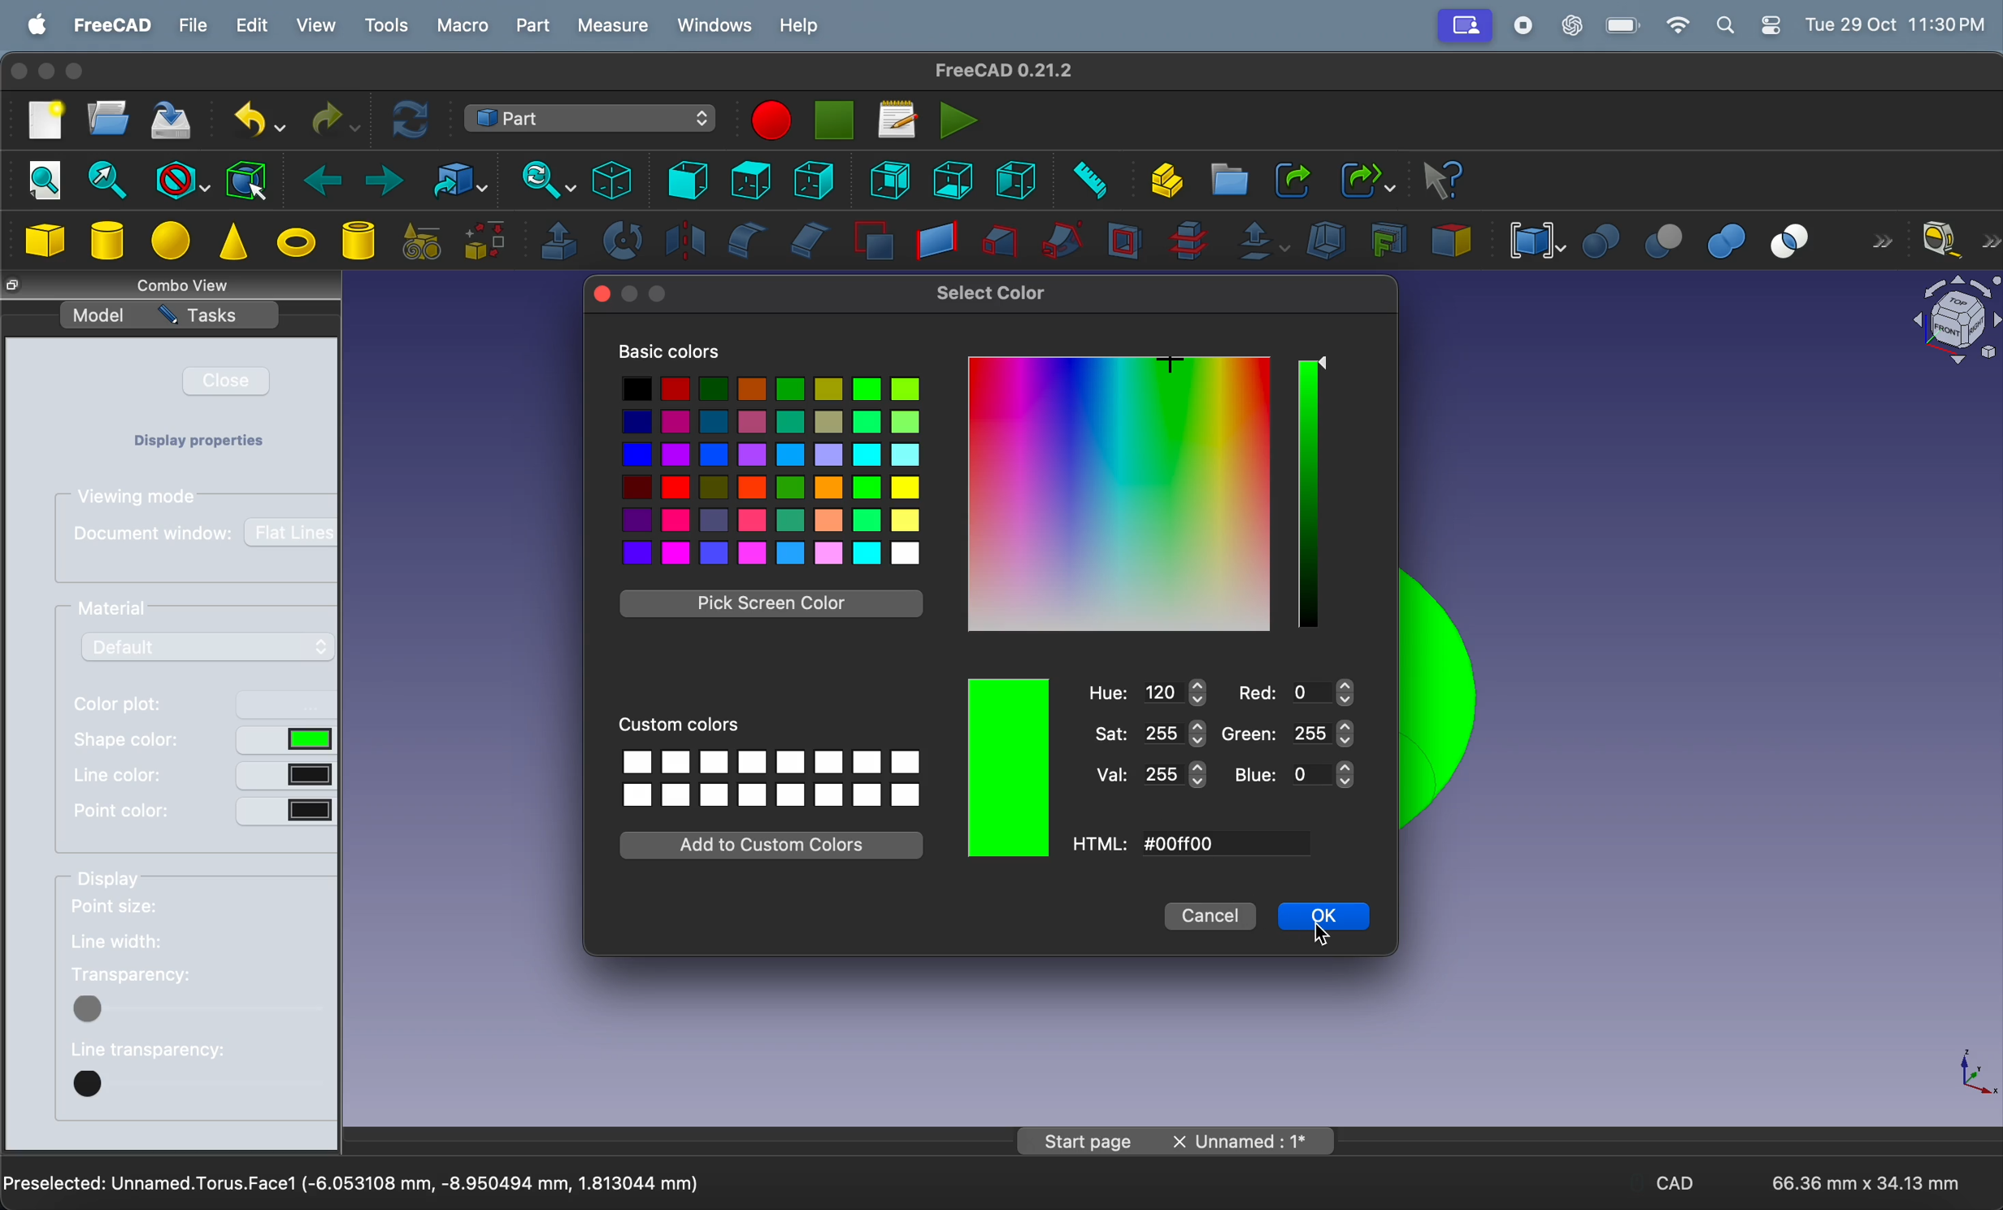  What do you see at coordinates (208, 646) in the screenshot?
I see `default` at bounding box center [208, 646].